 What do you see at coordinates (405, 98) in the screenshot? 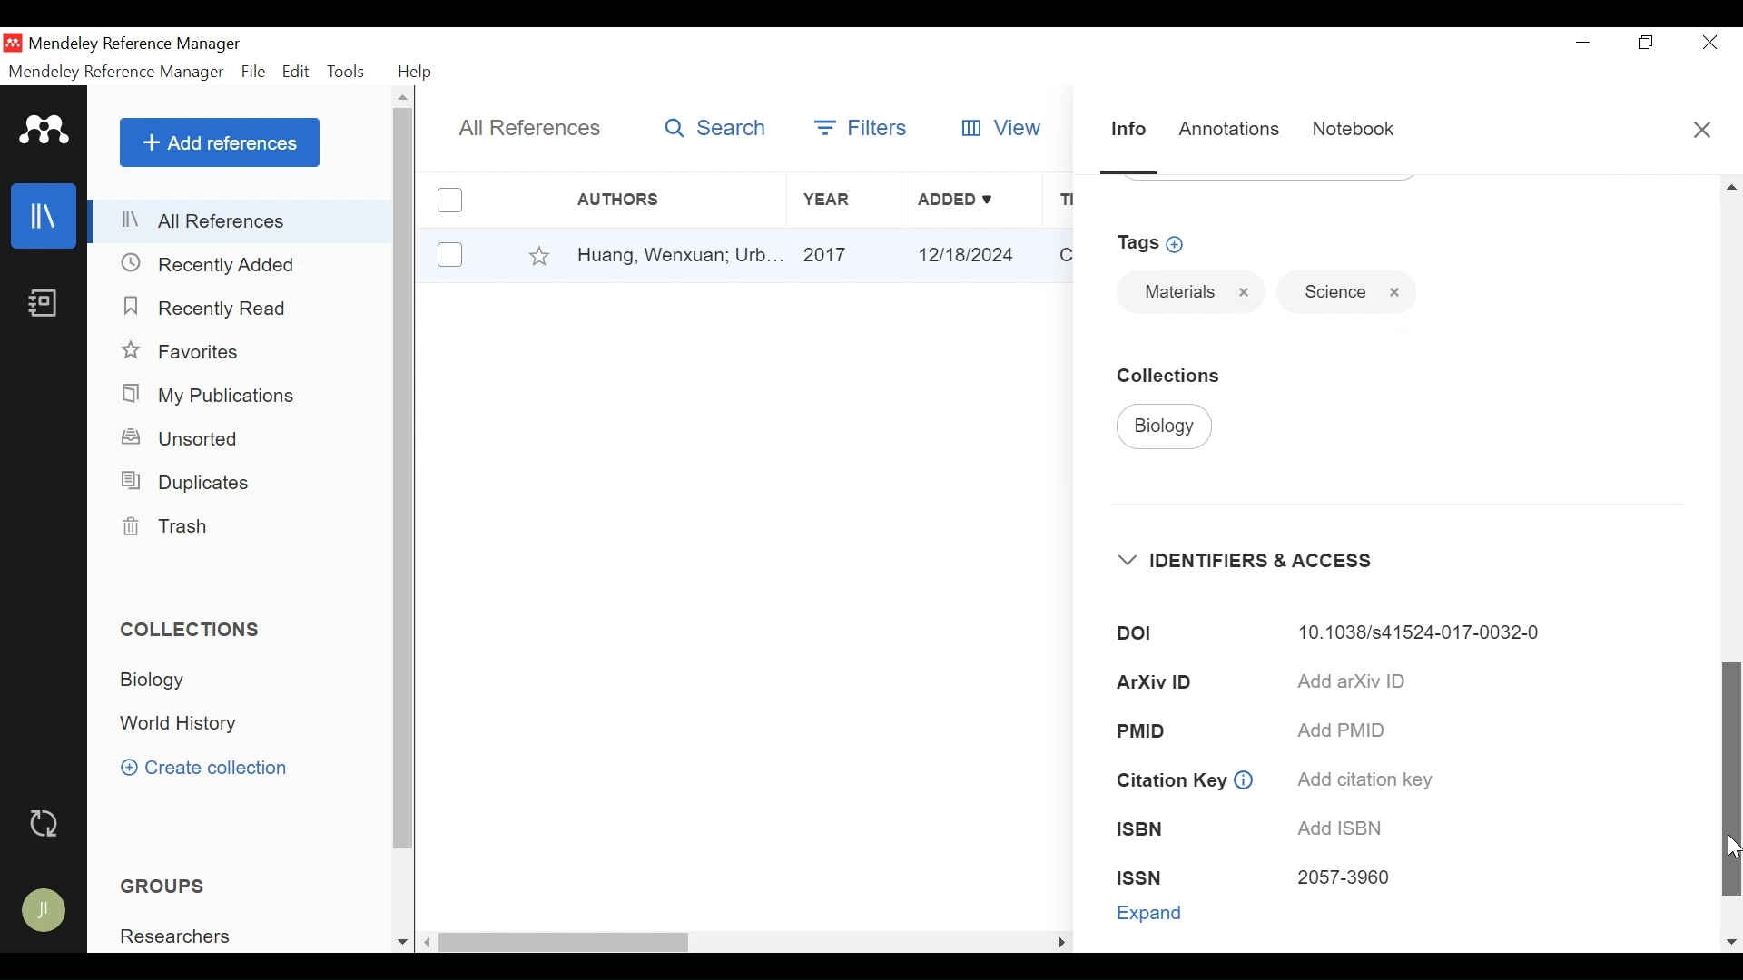
I see `Scroll up` at bounding box center [405, 98].